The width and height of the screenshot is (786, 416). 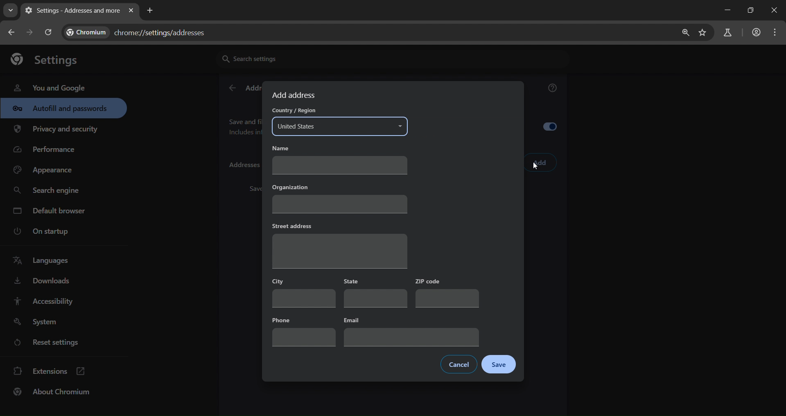 What do you see at coordinates (56, 131) in the screenshot?
I see `privacy & security` at bounding box center [56, 131].